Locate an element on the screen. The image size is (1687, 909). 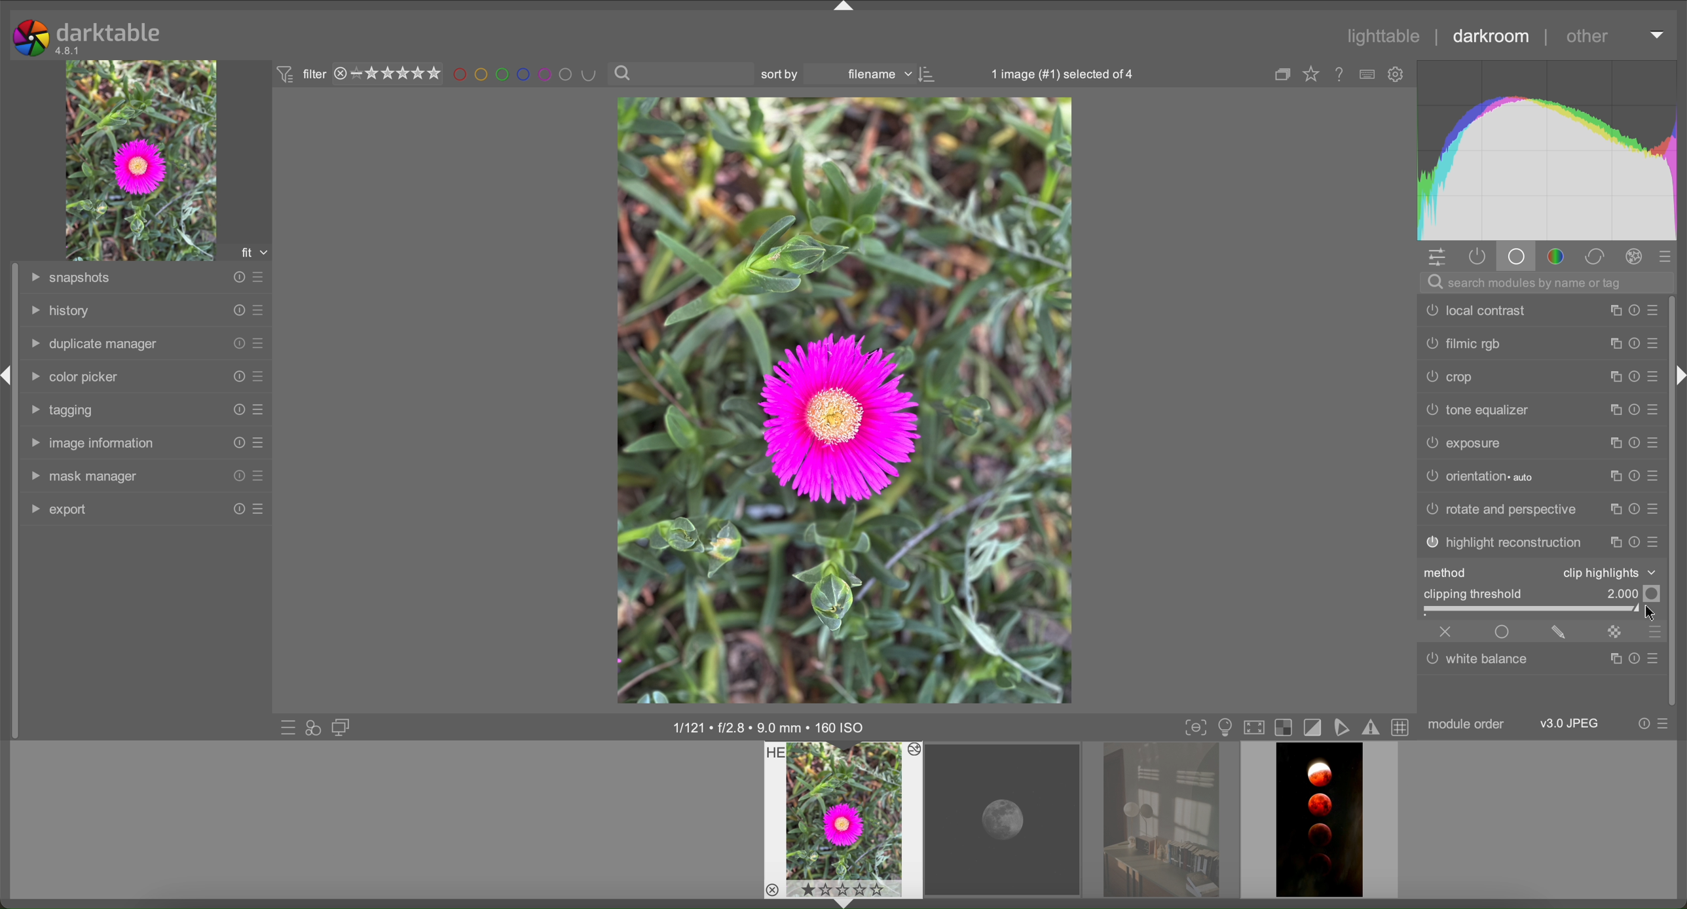
lighttable is located at coordinates (1384, 36).